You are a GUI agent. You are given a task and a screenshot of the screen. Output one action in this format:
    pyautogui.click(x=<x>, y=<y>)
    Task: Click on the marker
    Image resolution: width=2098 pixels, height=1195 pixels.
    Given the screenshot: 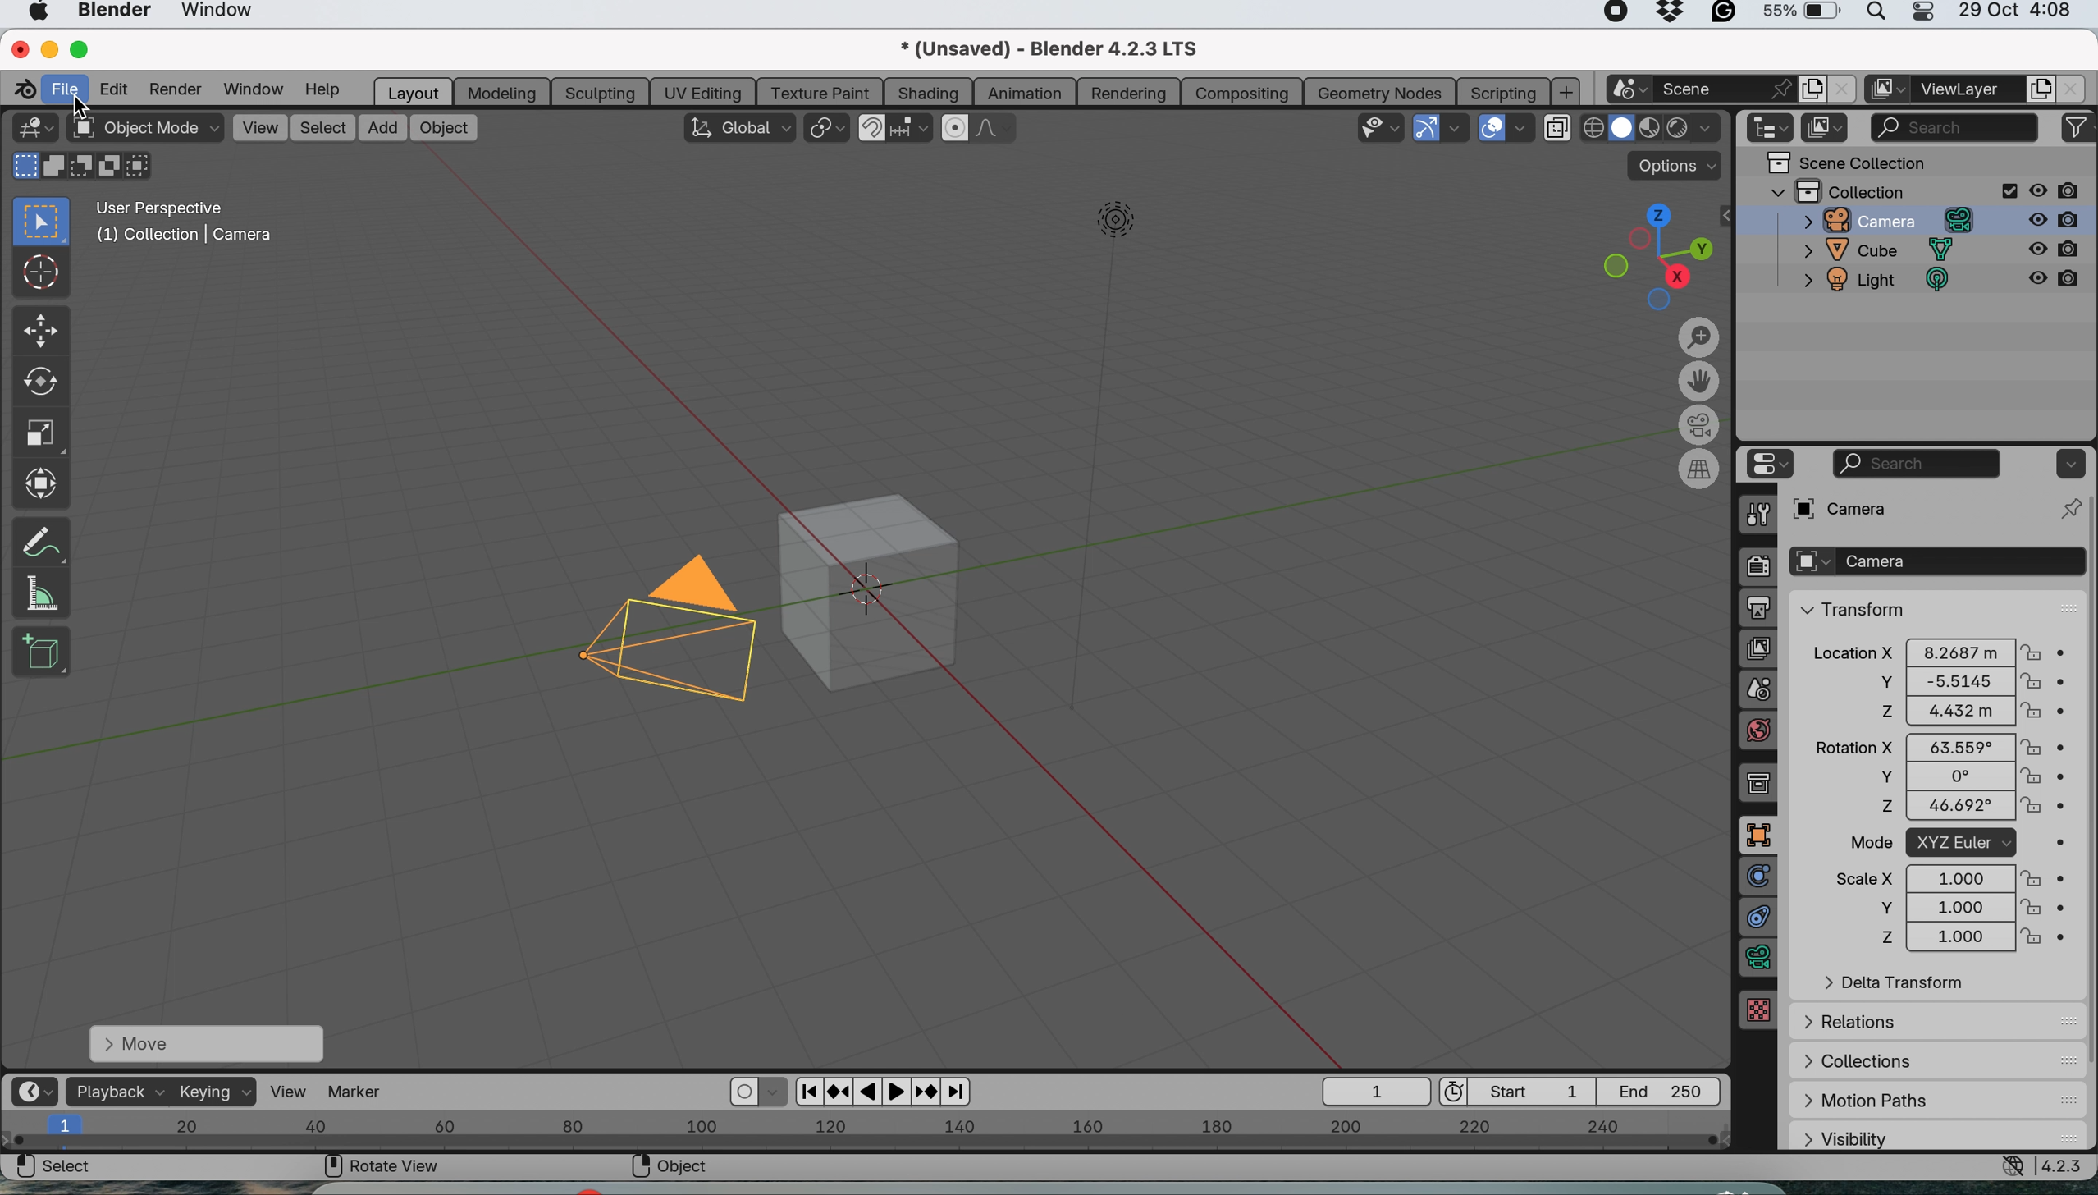 What is the action you would take?
    pyautogui.click(x=355, y=1090)
    